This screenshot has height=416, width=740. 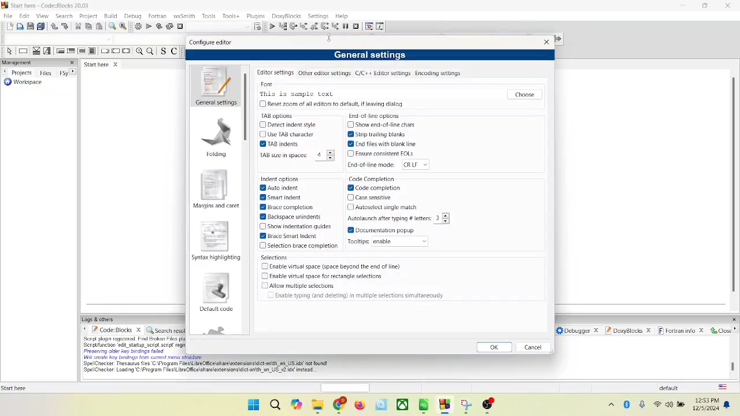 I want to click on exit condition loop, so click(x=71, y=51).